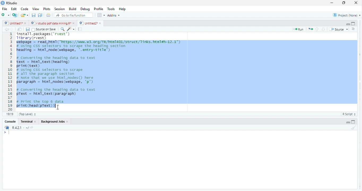 The width and height of the screenshot is (362, 191). Describe the element at coordinates (354, 3) in the screenshot. I see `close` at that location.